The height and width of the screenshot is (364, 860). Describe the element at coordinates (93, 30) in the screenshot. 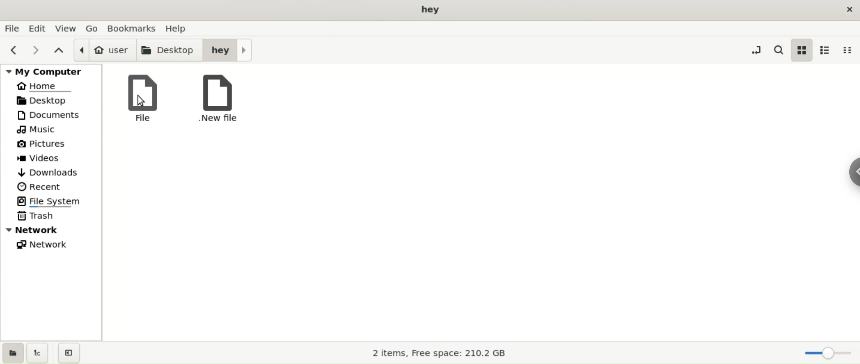

I see `go` at that location.